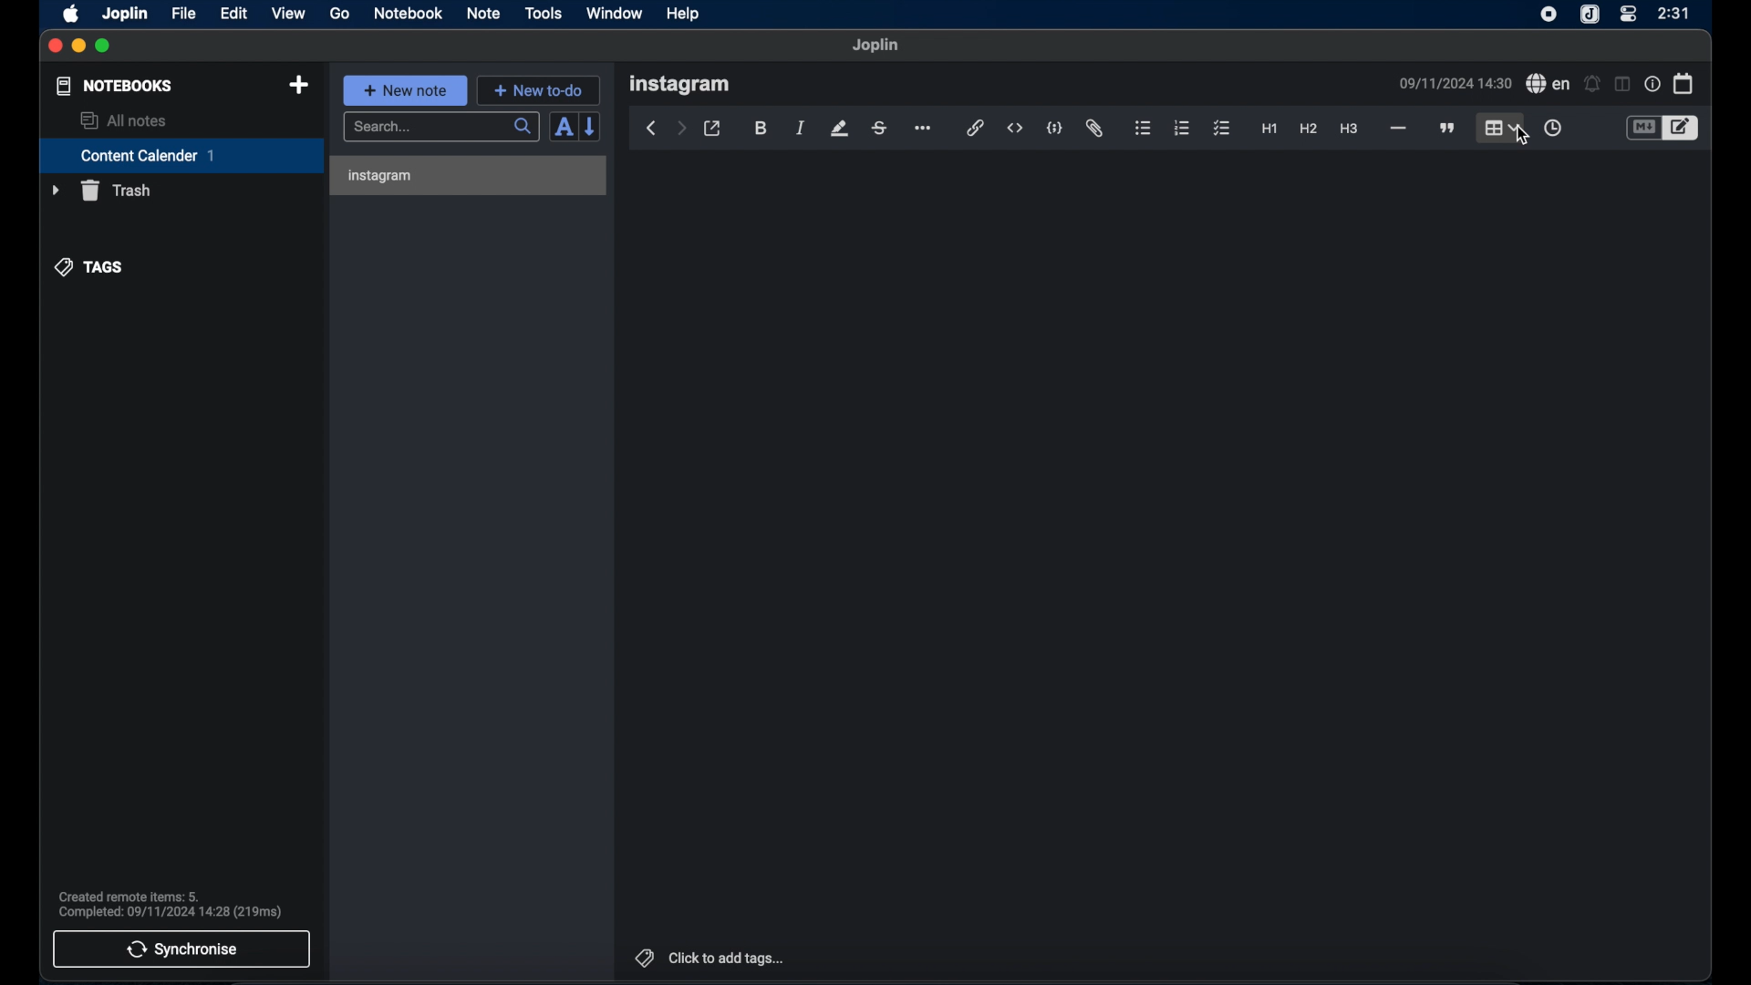 This screenshot has width=1751, height=985. What do you see at coordinates (1446, 128) in the screenshot?
I see `block quote` at bounding box center [1446, 128].